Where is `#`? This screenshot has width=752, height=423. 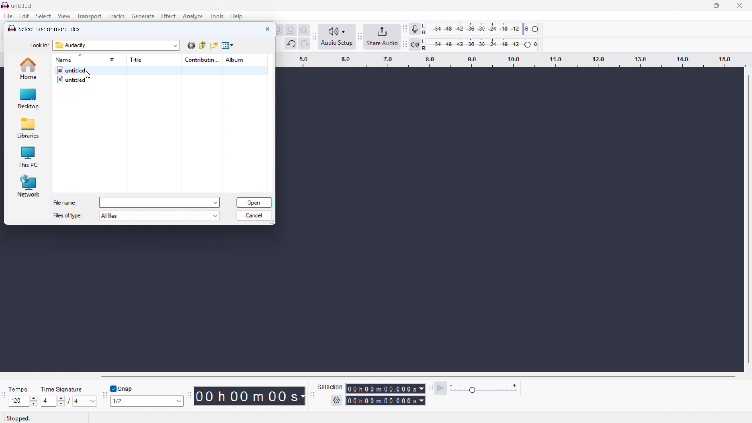 # is located at coordinates (117, 60).